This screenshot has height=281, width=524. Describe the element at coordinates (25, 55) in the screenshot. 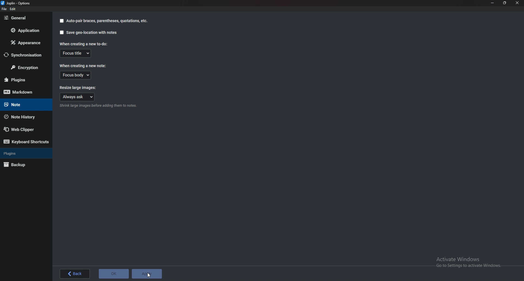

I see `Synchronization` at that location.